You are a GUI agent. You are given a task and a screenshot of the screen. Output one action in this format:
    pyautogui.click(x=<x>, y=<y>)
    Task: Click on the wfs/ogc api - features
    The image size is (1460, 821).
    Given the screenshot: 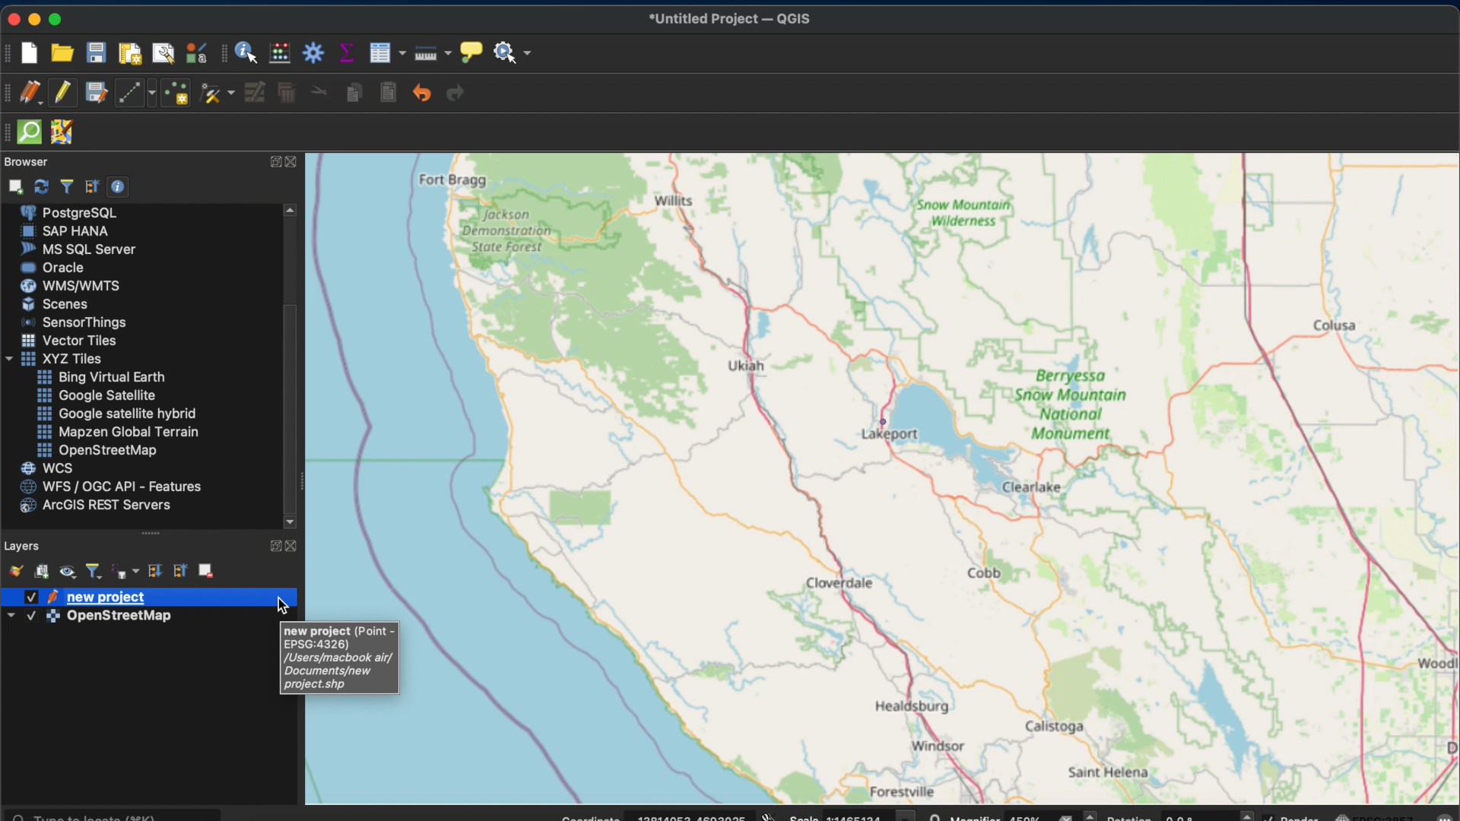 What is the action you would take?
    pyautogui.click(x=107, y=487)
    